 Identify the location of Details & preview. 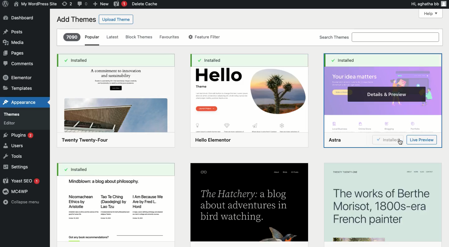
(386, 94).